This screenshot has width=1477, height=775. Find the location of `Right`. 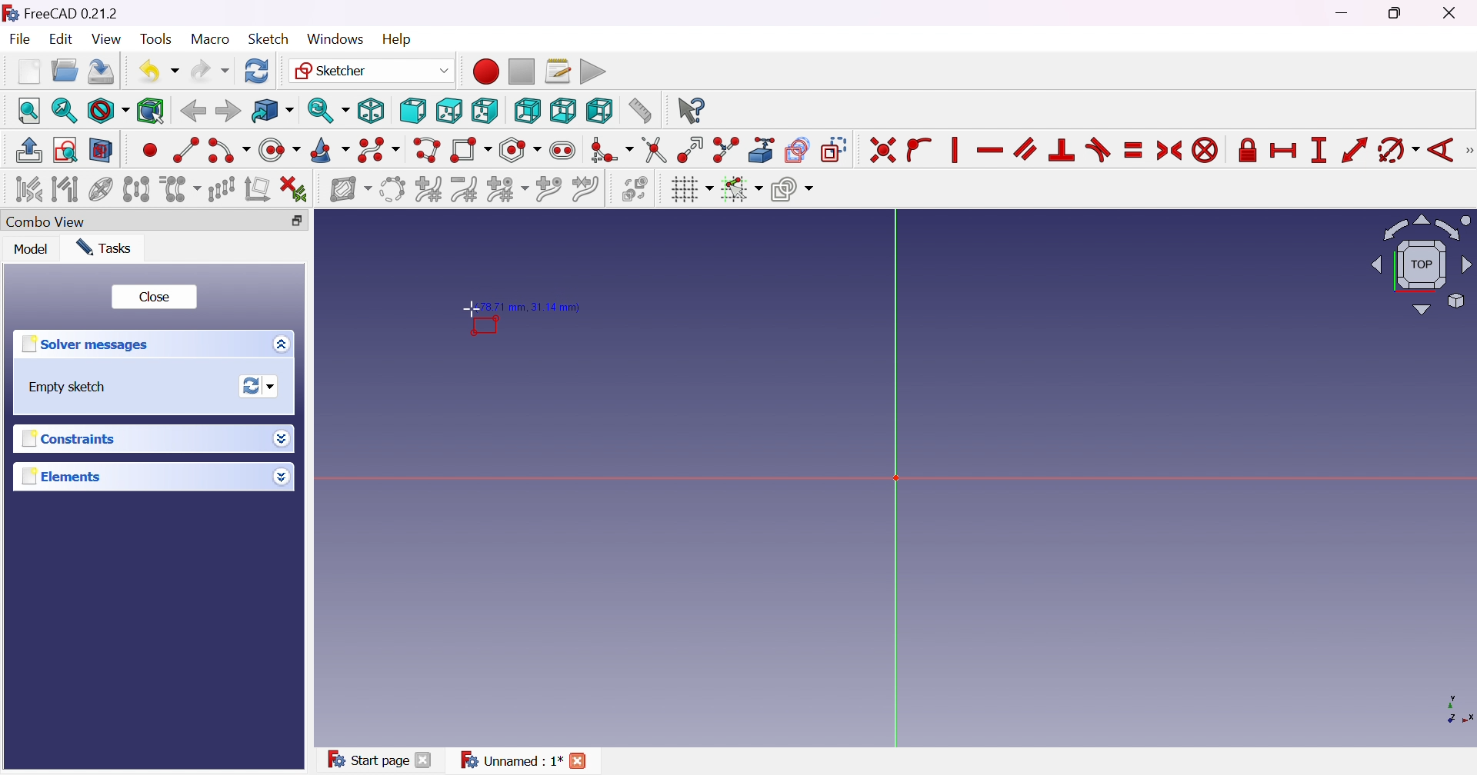

Right is located at coordinates (484, 110).